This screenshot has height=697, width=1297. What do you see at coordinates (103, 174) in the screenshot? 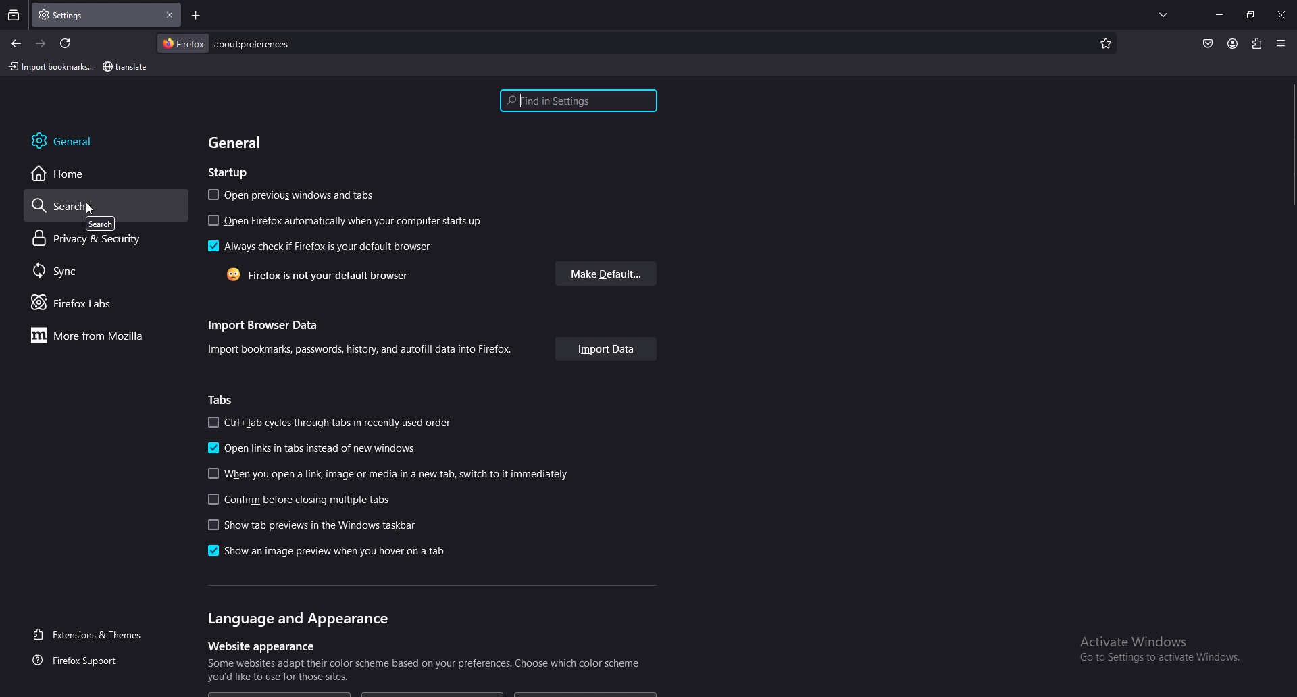
I see `home` at bounding box center [103, 174].